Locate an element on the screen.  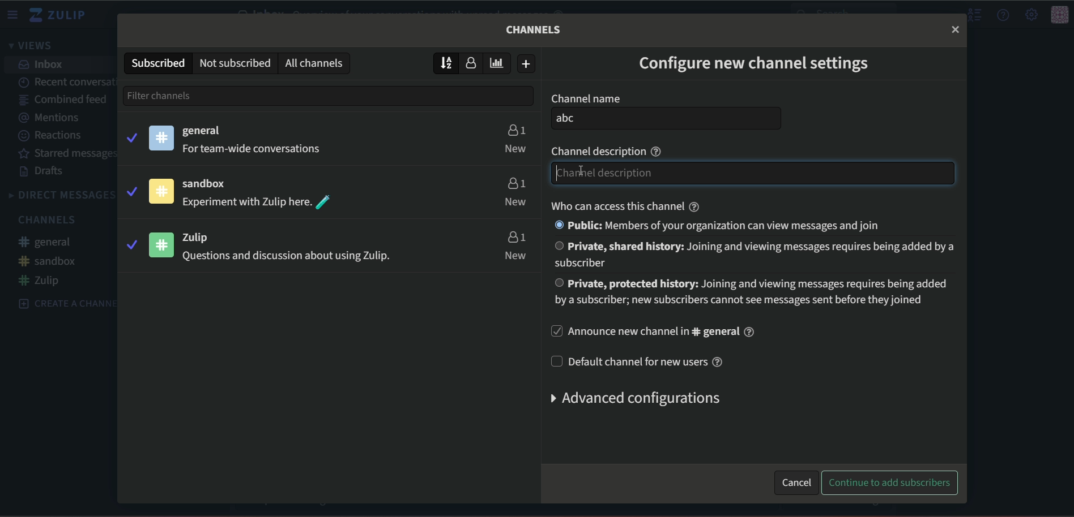
continue to add subscribers is located at coordinates (892, 483).